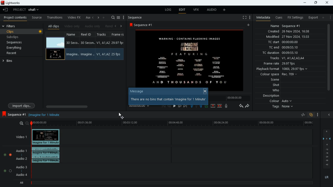 The height and width of the screenshot is (187, 333). What do you see at coordinates (198, 11) in the screenshot?
I see `vfx` at bounding box center [198, 11].